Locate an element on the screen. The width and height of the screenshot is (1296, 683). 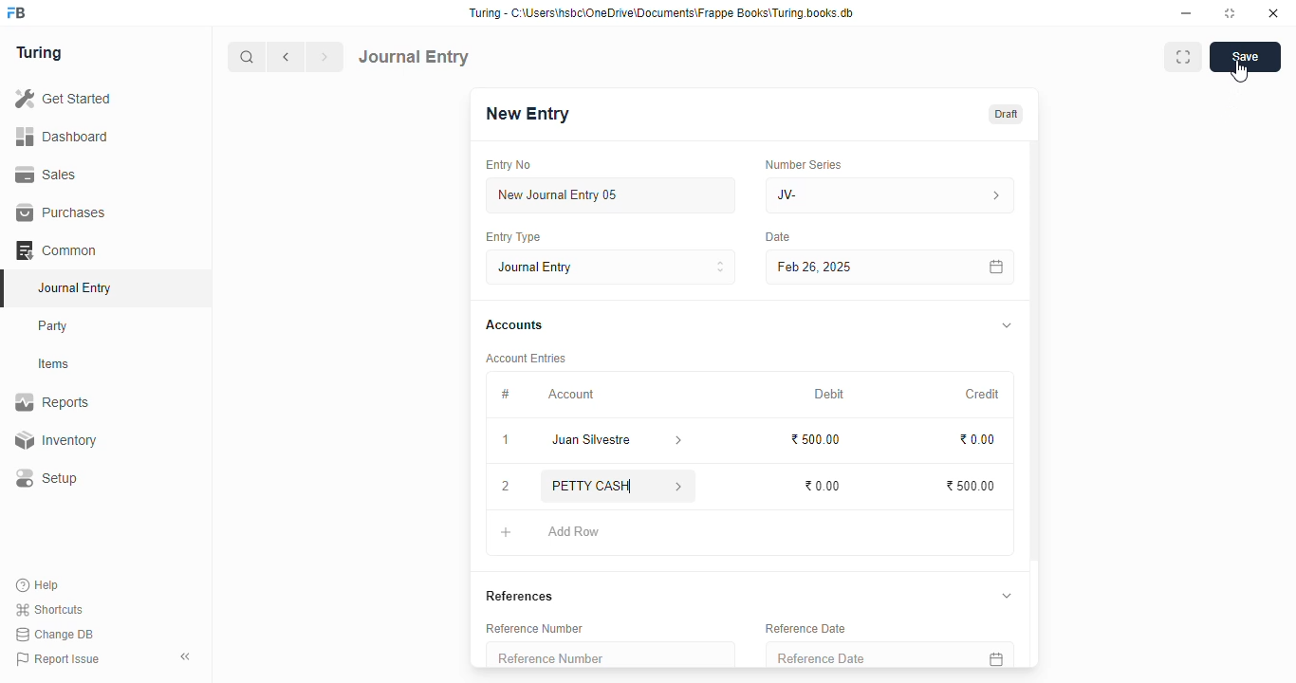
cursor is located at coordinates (1240, 71).